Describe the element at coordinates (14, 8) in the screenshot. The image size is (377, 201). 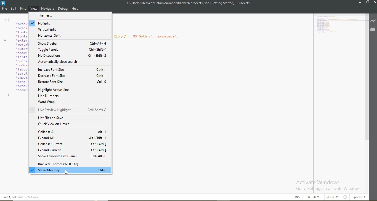
I see `Edit` at that location.